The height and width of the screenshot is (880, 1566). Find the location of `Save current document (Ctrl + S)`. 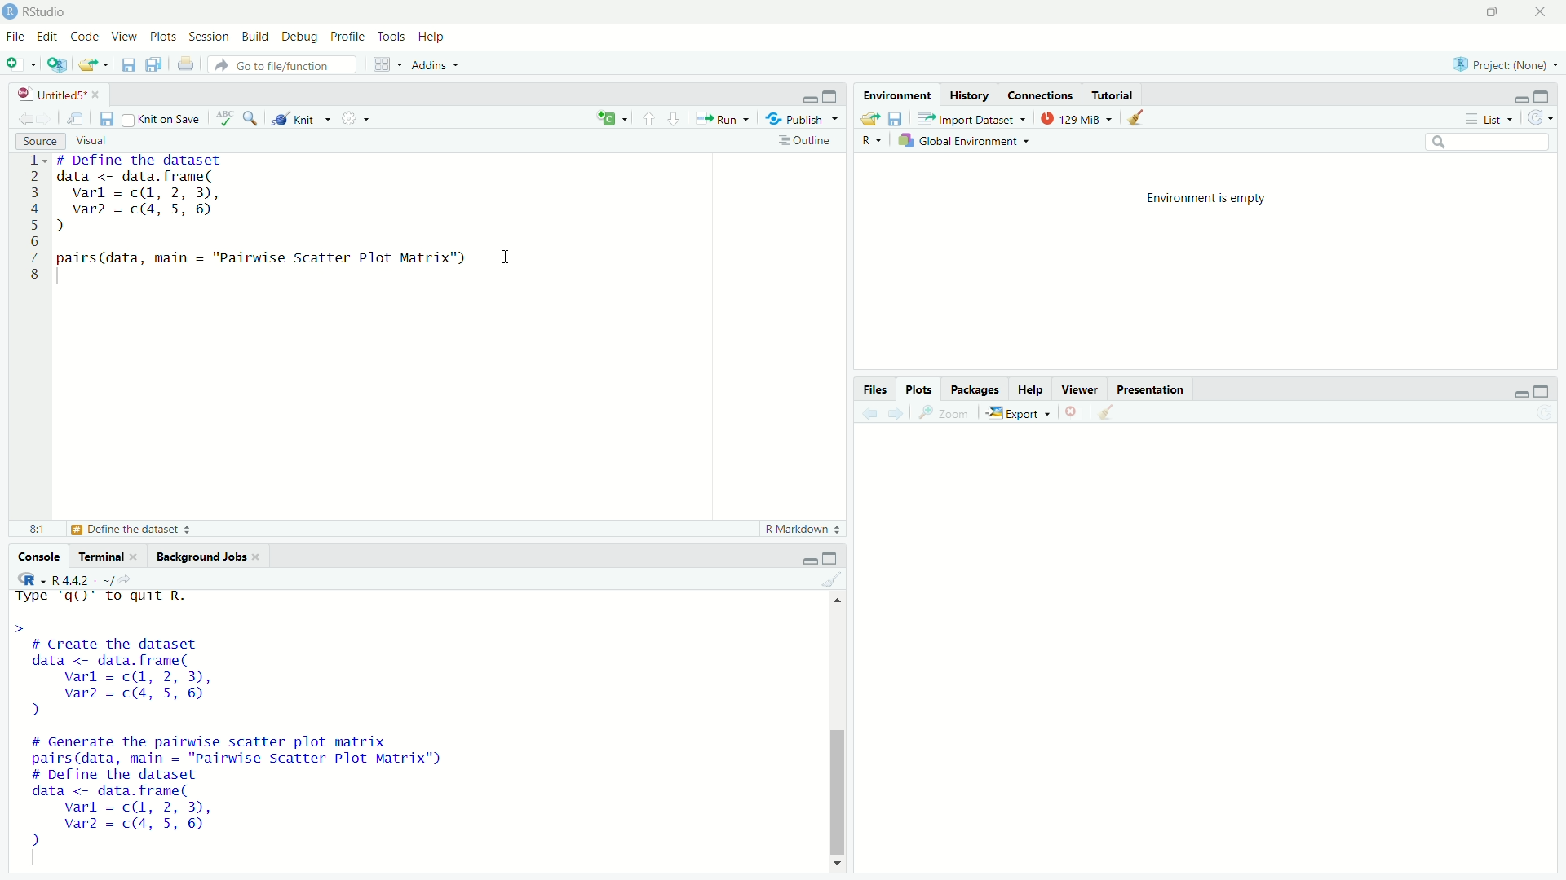

Save current document (Ctrl + S) is located at coordinates (108, 117).